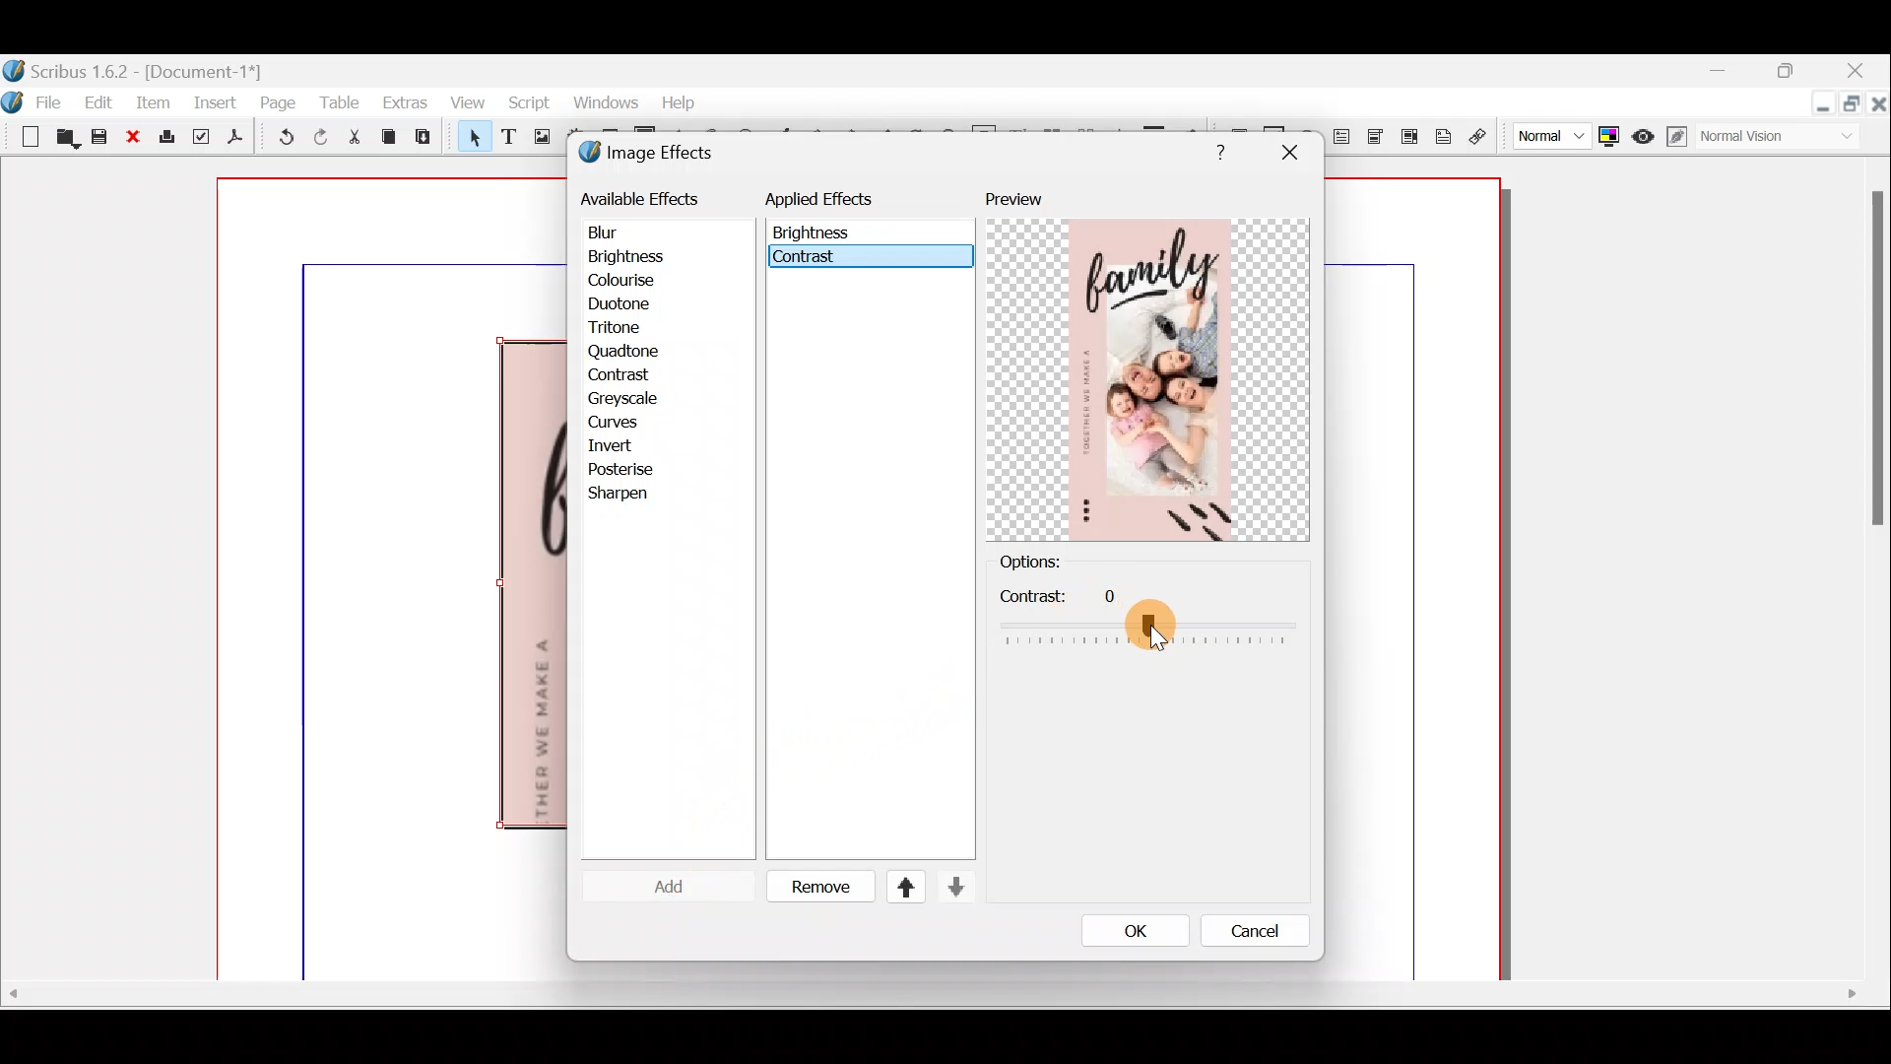 The image size is (1891, 1064). What do you see at coordinates (815, 233) in the screenshot?
I see `brightness` at bounding box center [815, 233].